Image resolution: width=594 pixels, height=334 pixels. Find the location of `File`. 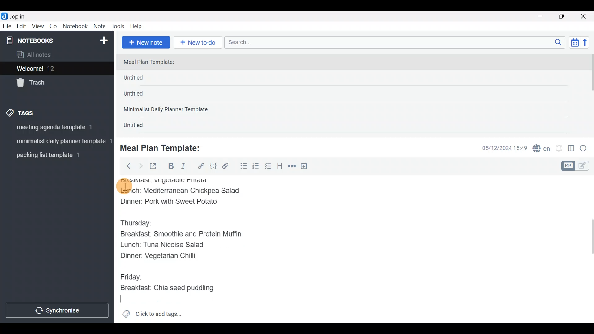

File is located at coordinates (7, 26).